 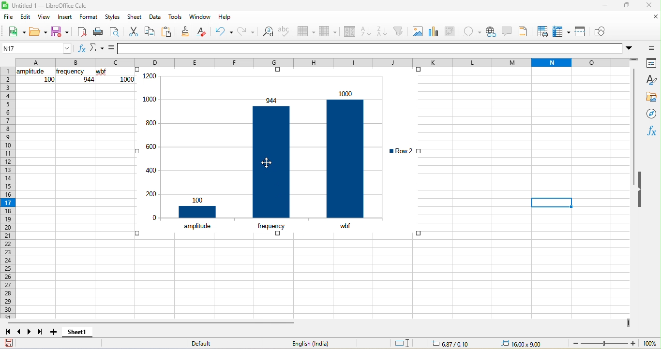 I want to click on freeze row and column, so click(x=562, y=31).